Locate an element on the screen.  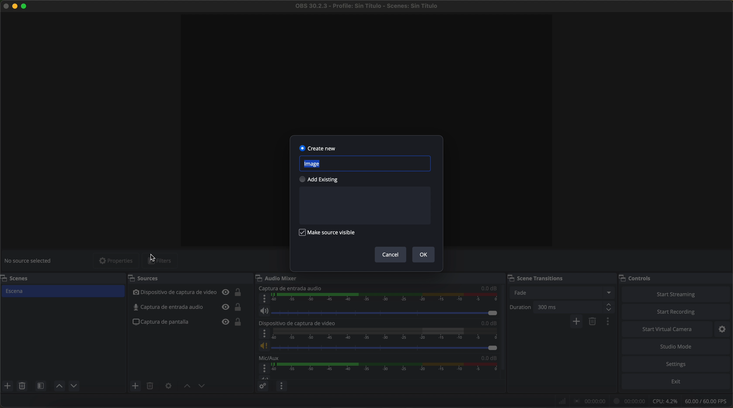
more options is located at coordinates (264, 299).